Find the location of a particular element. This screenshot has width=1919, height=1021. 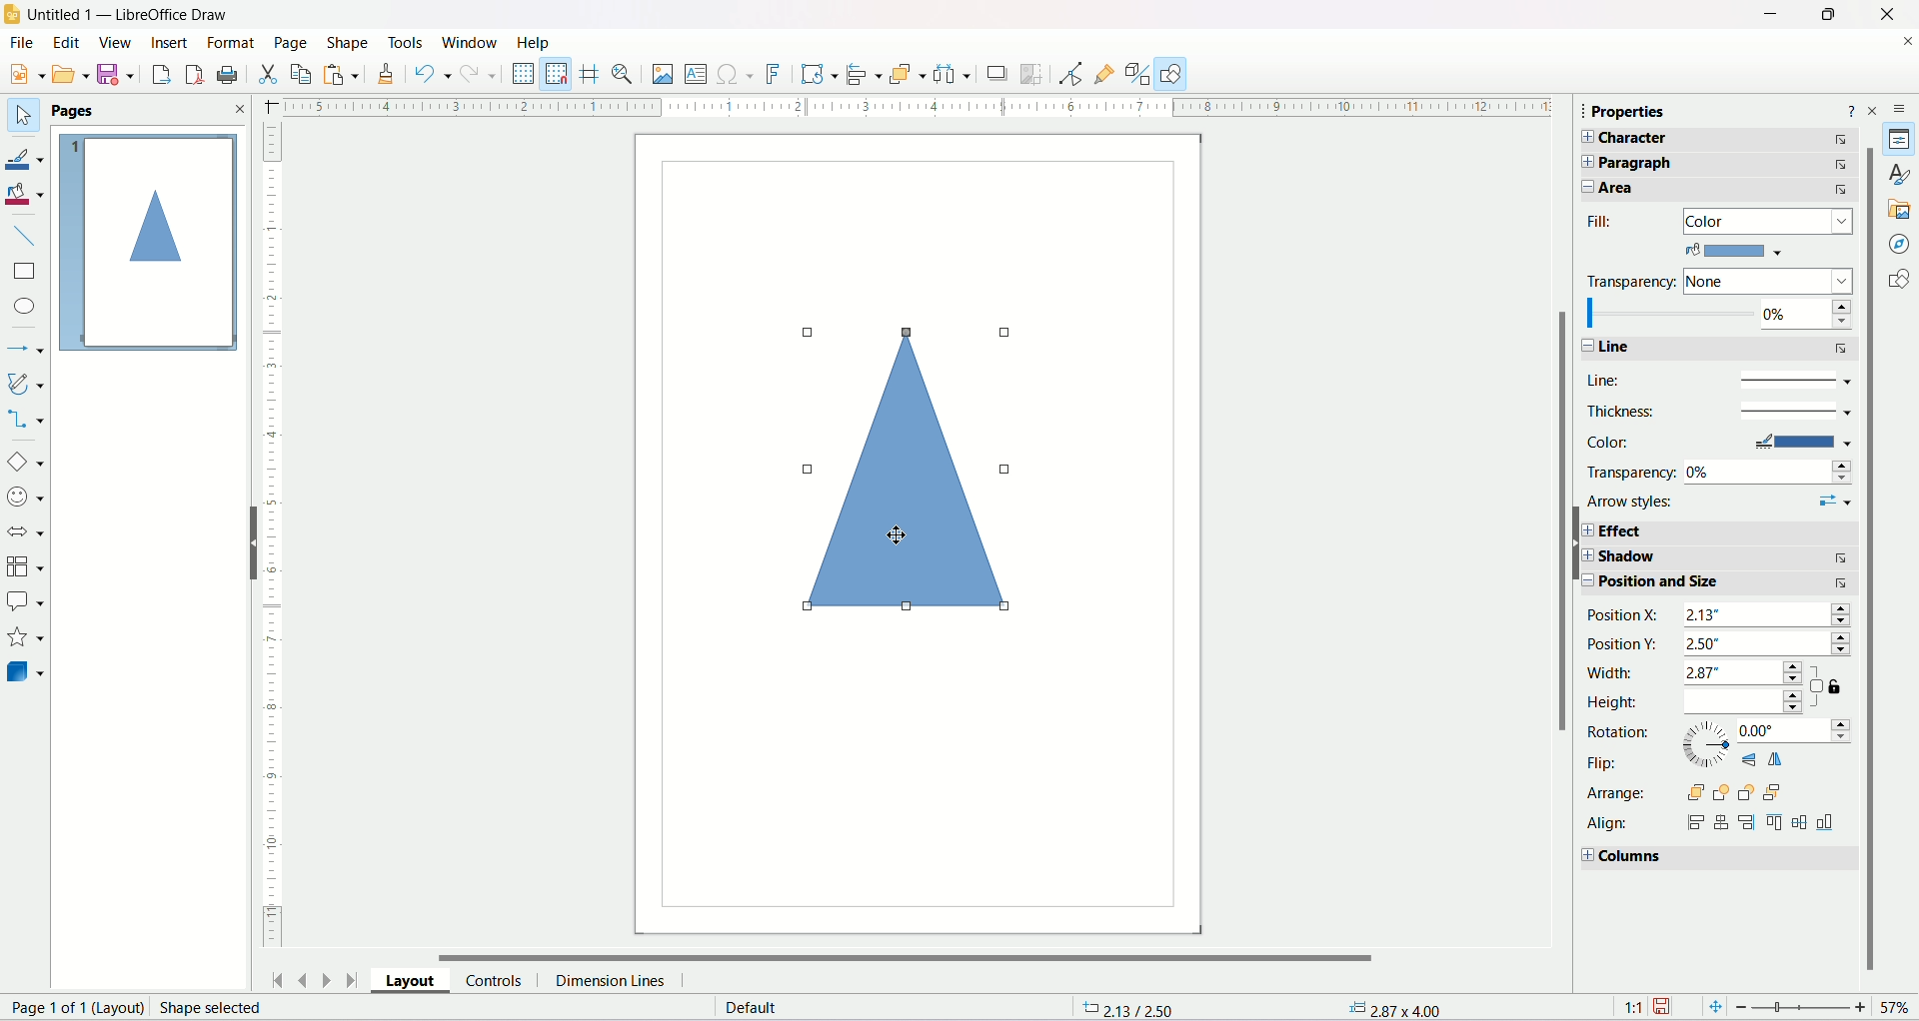

Cursor is located at coordinates (900, 534).